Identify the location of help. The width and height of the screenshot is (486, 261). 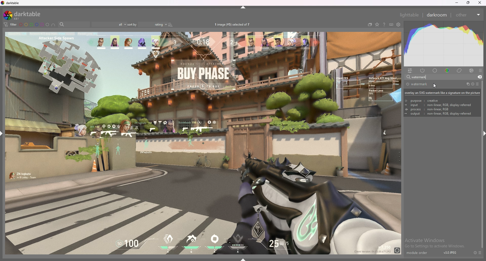
(384, 25).